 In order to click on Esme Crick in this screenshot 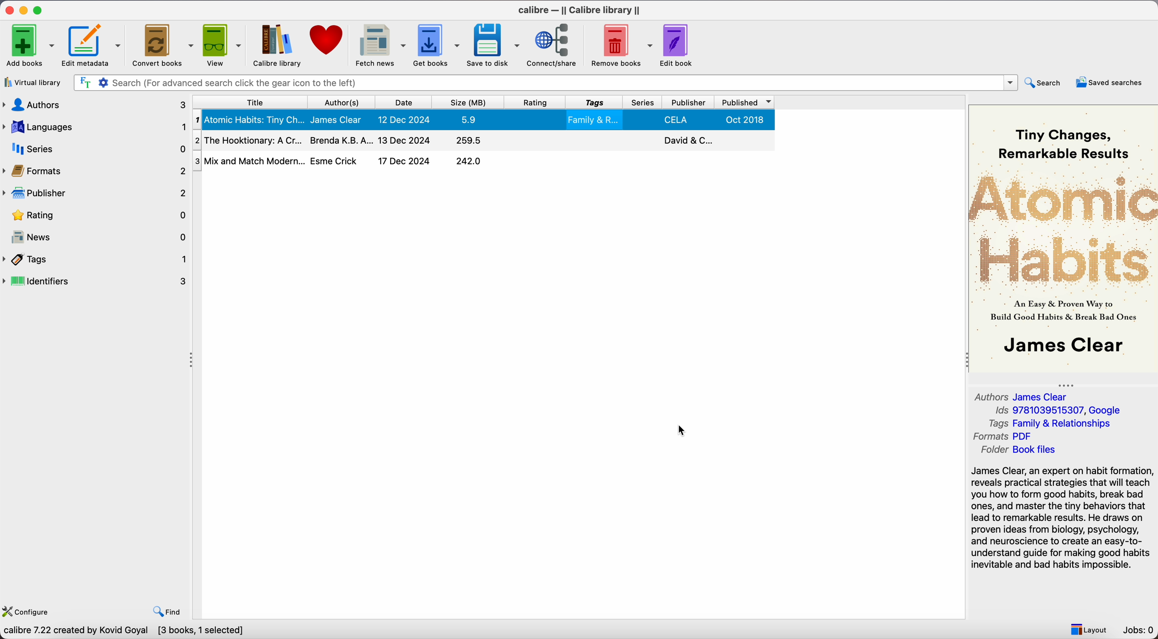, I will do `click(336, 160)`.